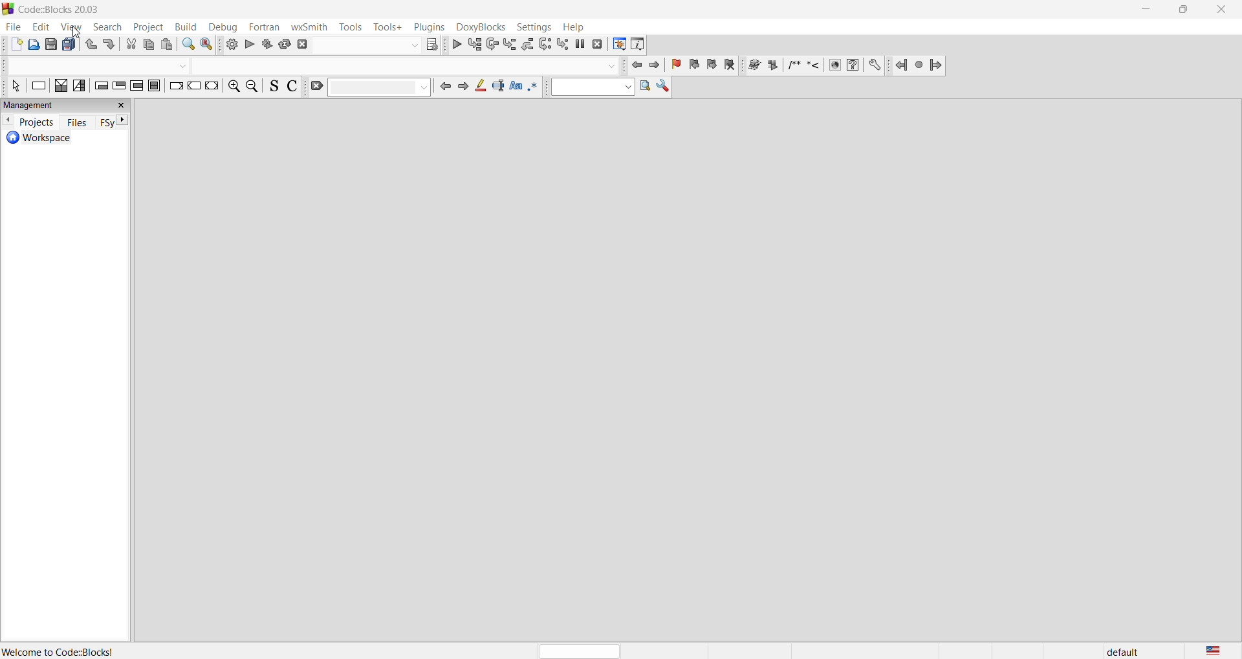  Describe the element at coordinates (635, 65) in the screenshot. I see `jump to front` at that location.